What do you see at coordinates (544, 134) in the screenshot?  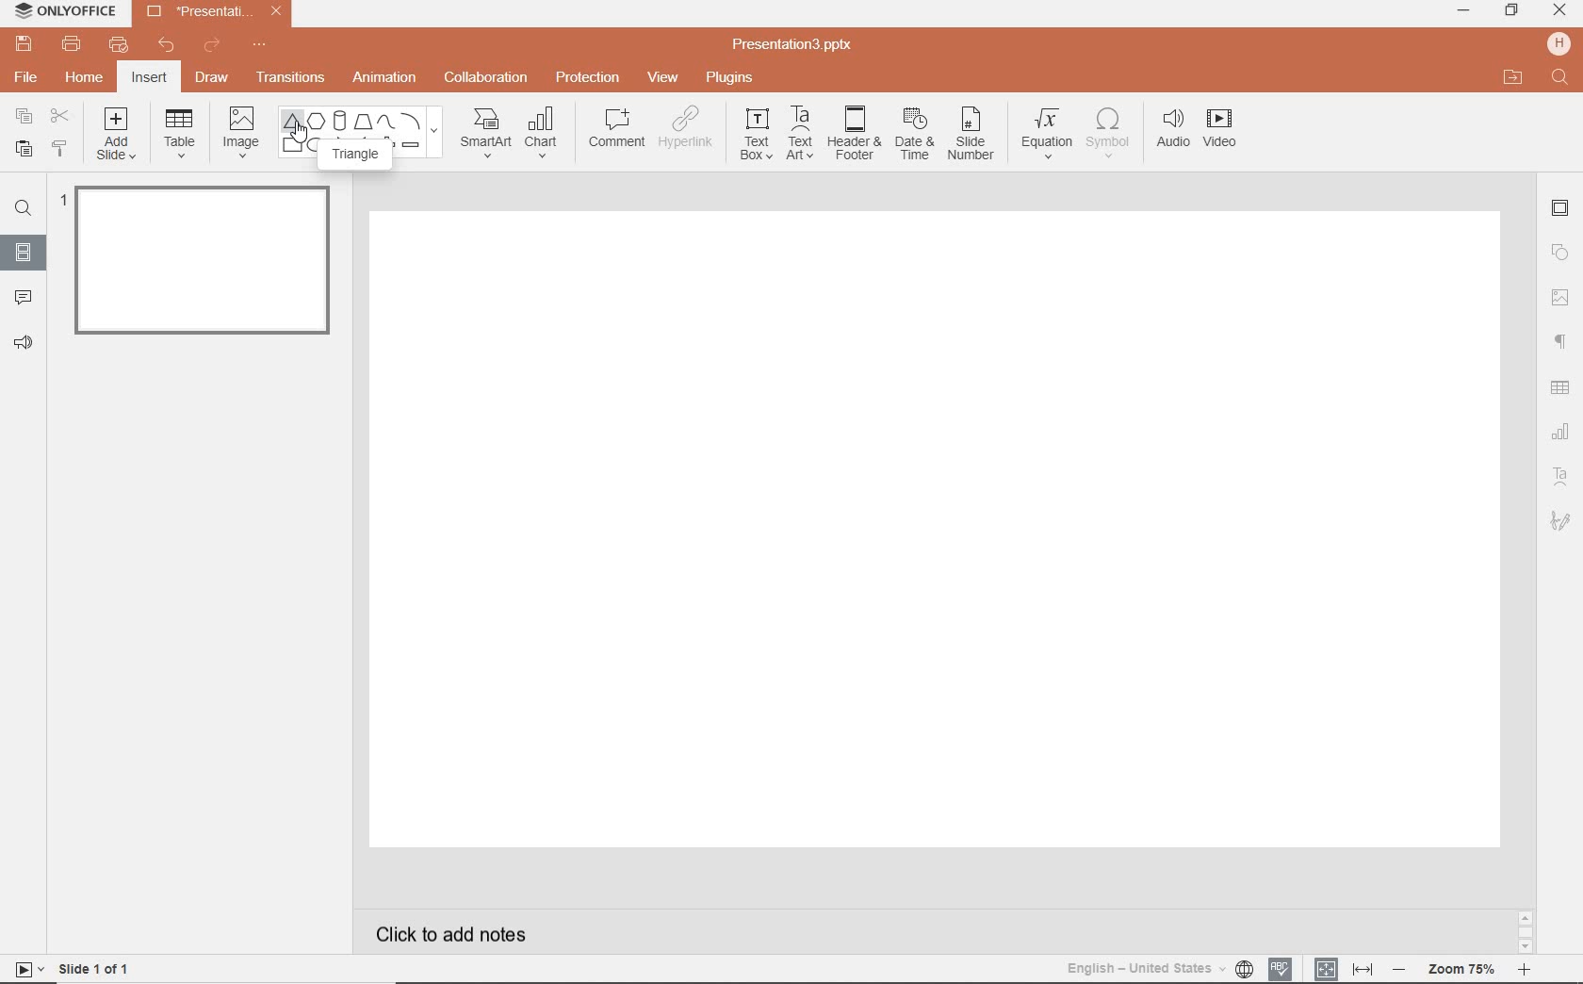 I see `CHART` at bounding box center [544, 134].